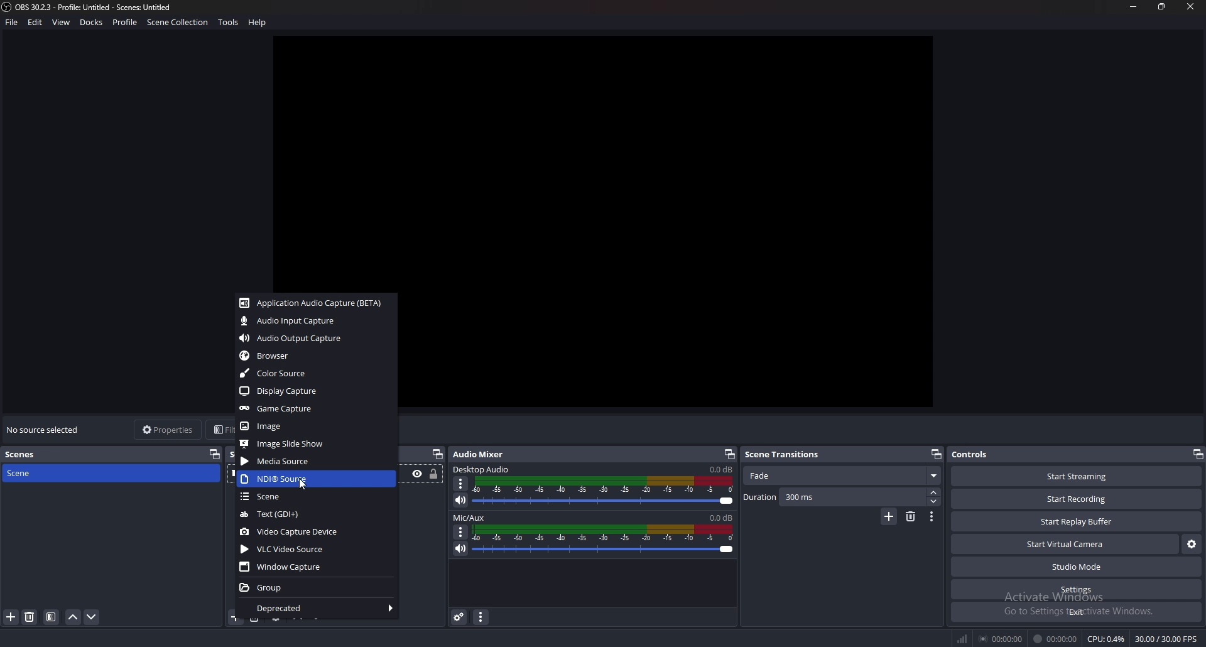 This screenshot has width=1206, height=647. Describe the element at coordinates (729, 454) in the screenshot. I see `pop out` at that location.